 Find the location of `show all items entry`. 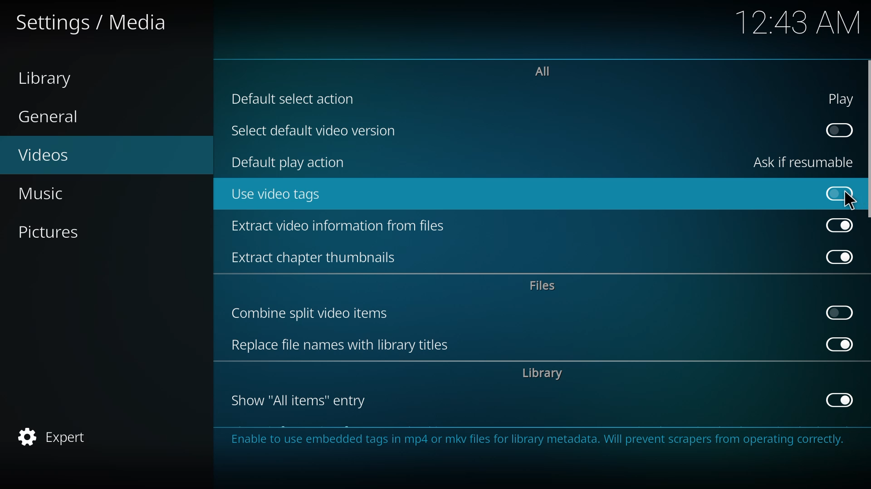

show all items entry is located at coordinates (303, 400).